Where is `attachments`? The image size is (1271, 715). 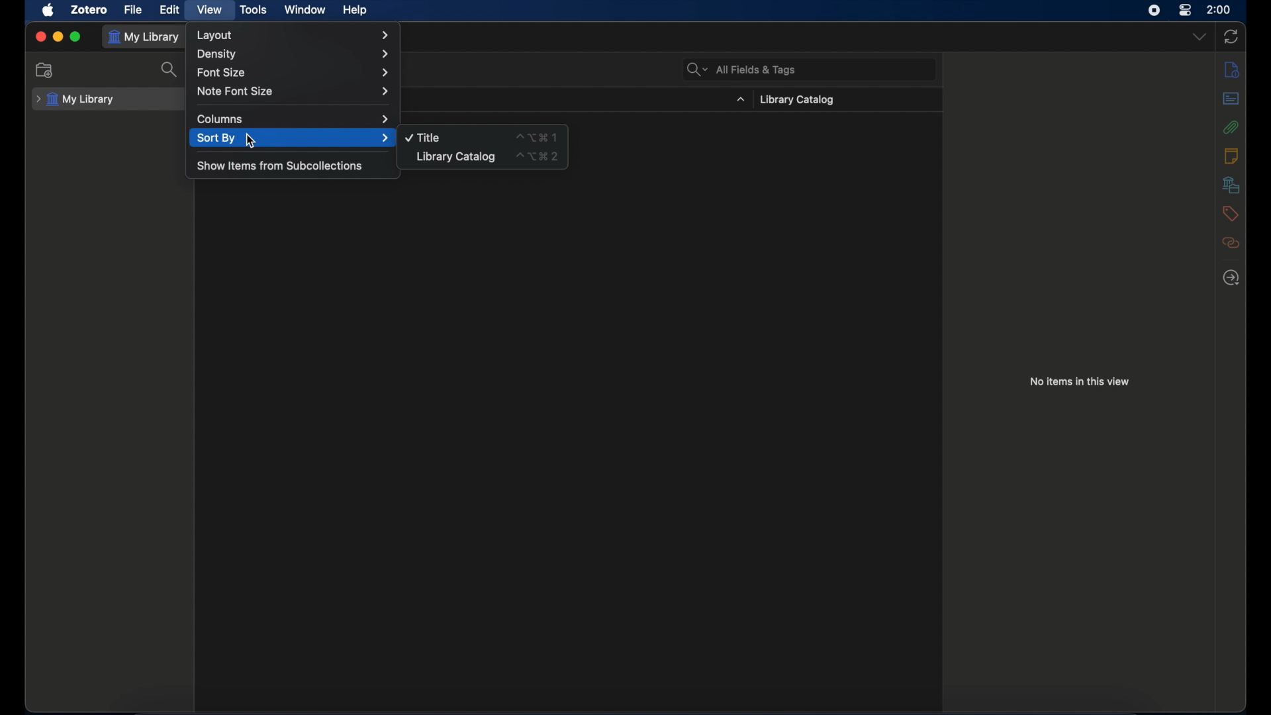
attachments is located at coordinates (1233, 127).